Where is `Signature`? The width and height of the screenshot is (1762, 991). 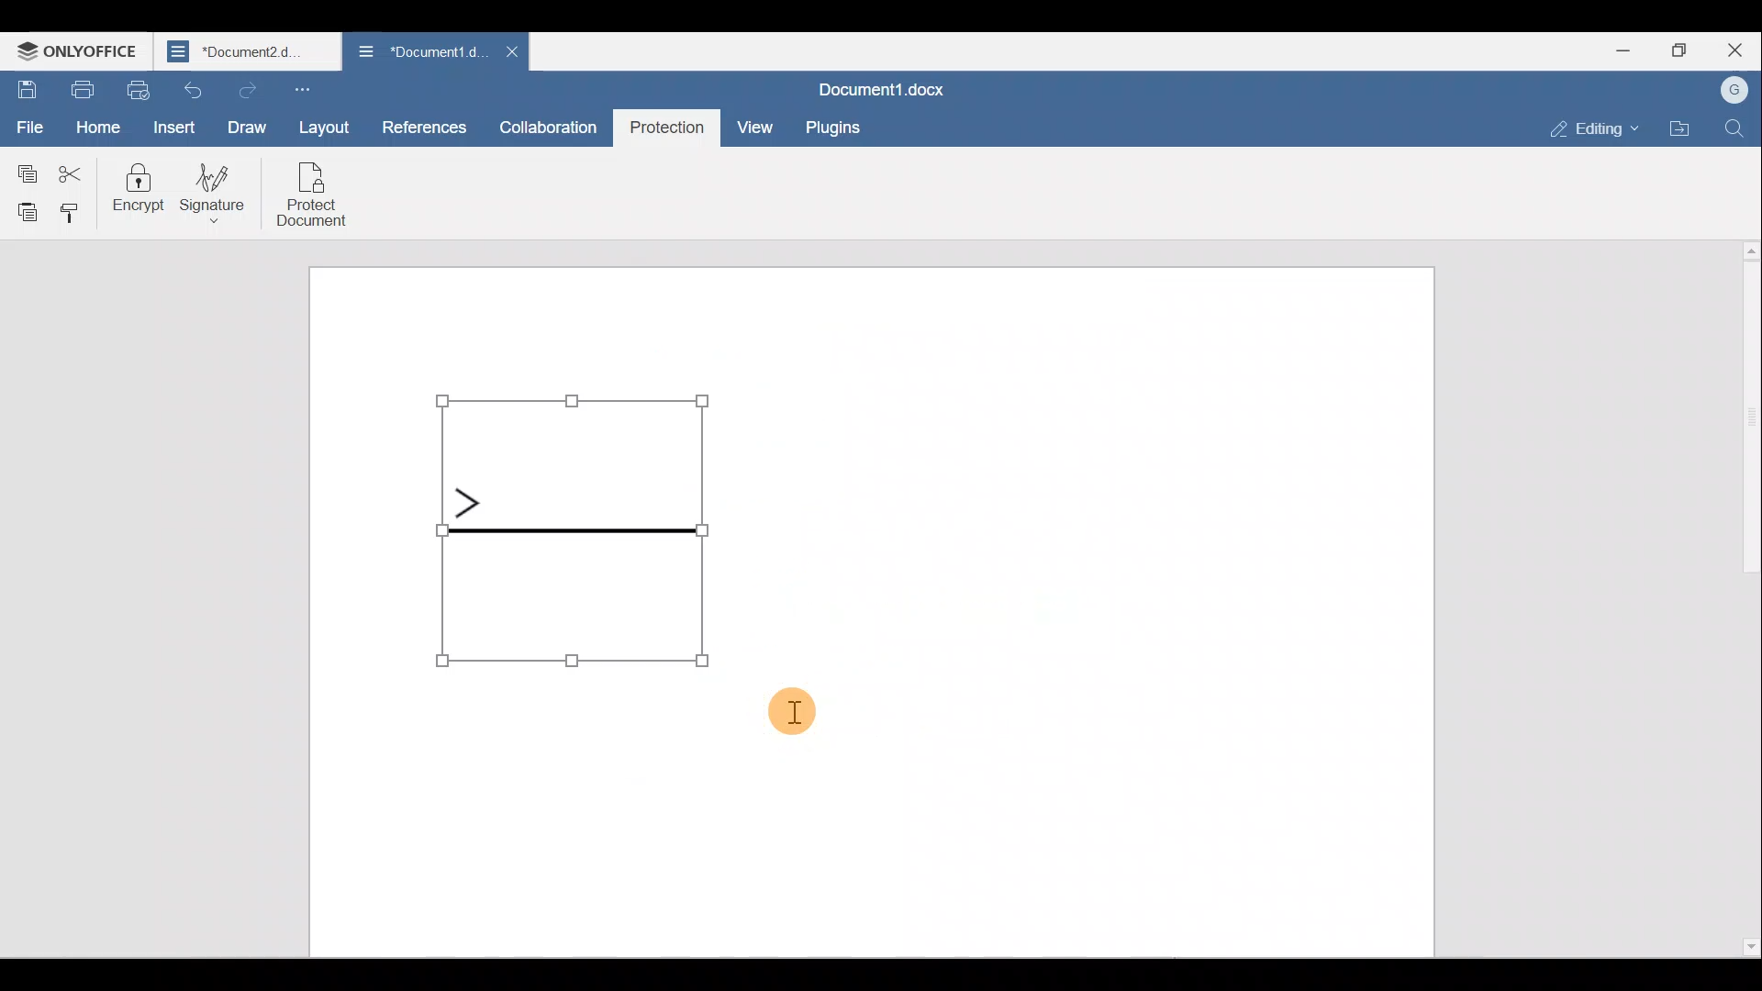
Signature is located at coordinates (224, 196).